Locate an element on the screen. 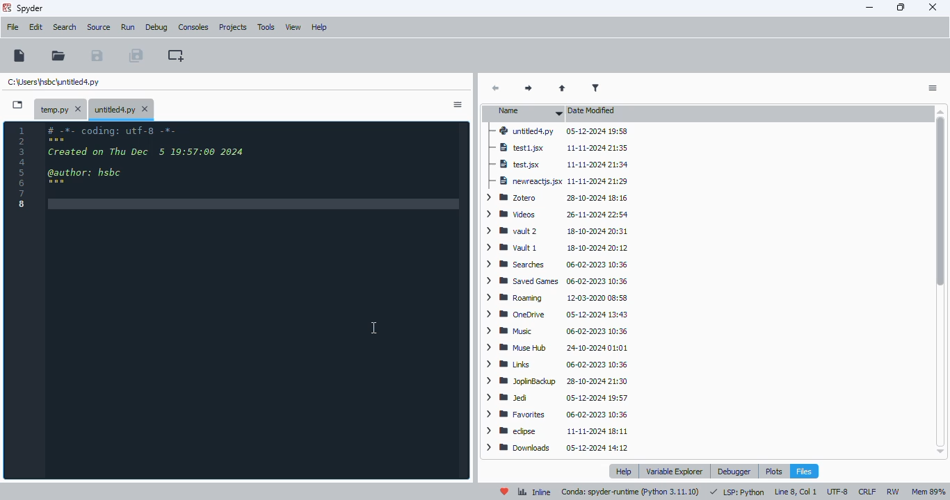 The width and height of the screenshot is (950, 500). oneDrive is located at coordinates (517, 314).